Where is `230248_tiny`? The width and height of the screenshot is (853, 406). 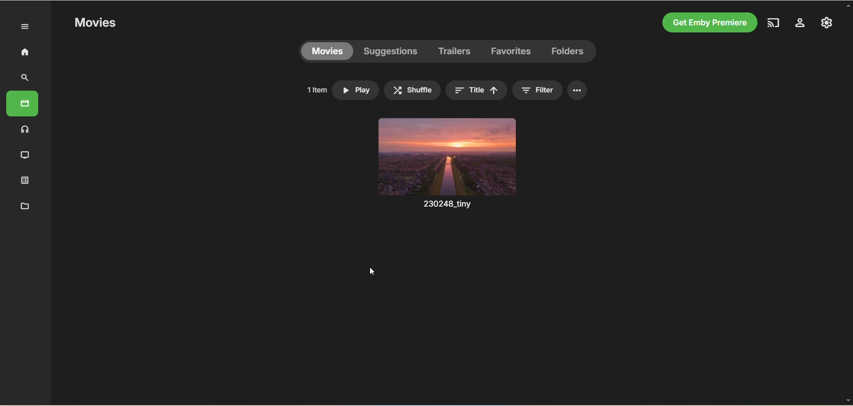 230248_tiny is located at coordinates (443, 205).